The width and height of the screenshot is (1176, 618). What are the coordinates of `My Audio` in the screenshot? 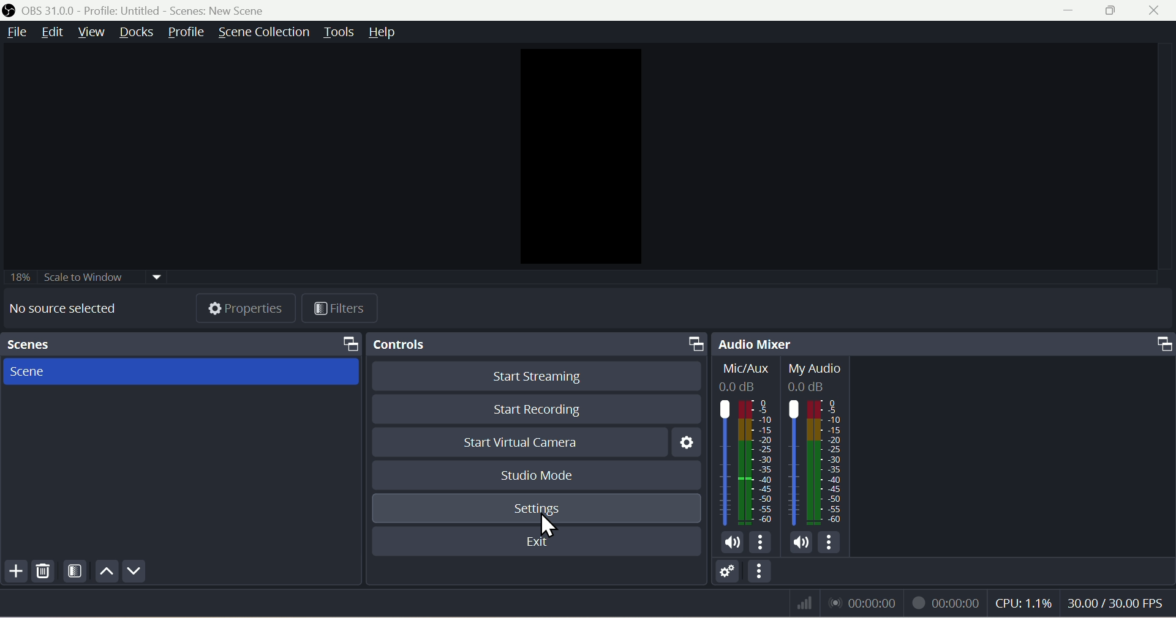 It's located at (820, 441).